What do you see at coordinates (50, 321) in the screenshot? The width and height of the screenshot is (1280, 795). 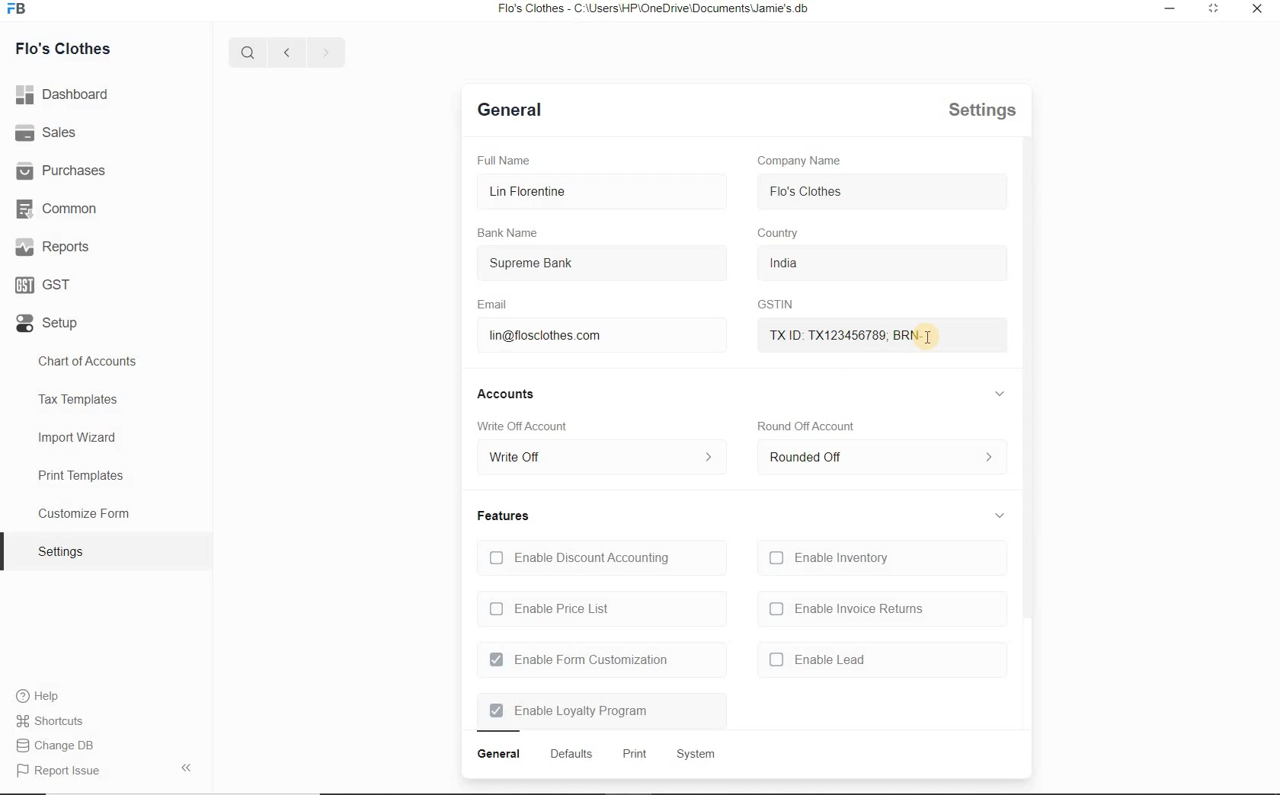 I see `Setup` at bounding box center [50, 321].